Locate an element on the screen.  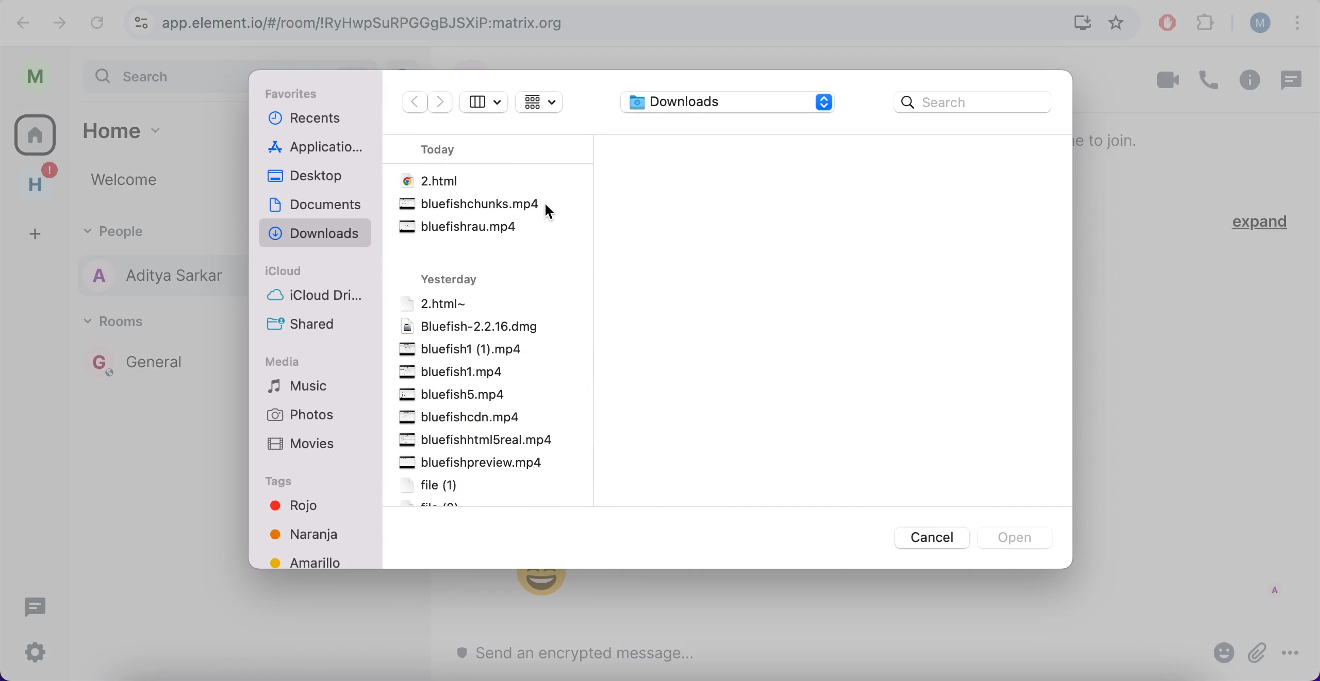
aditya sarkar is located at coordinates (152, 278).